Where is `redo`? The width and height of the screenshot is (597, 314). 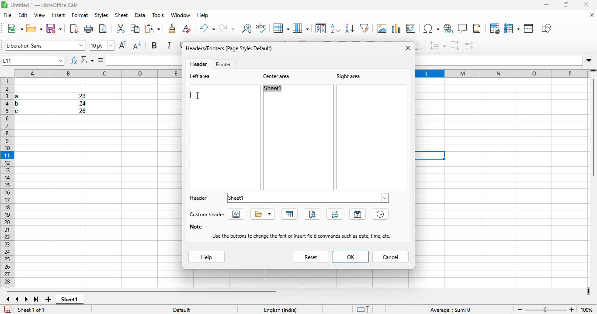
redo is located at coordinates (208, 29).